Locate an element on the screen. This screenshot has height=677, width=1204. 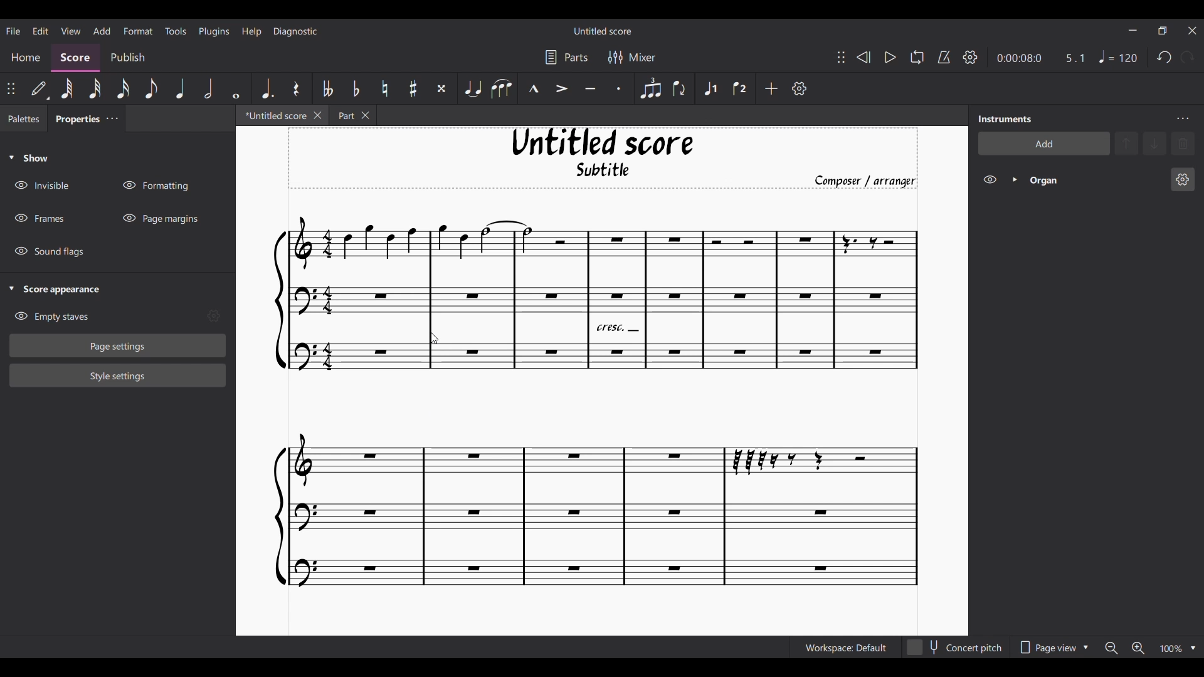
Show interface in a smaller tab is located at coordinates (1162, 31).